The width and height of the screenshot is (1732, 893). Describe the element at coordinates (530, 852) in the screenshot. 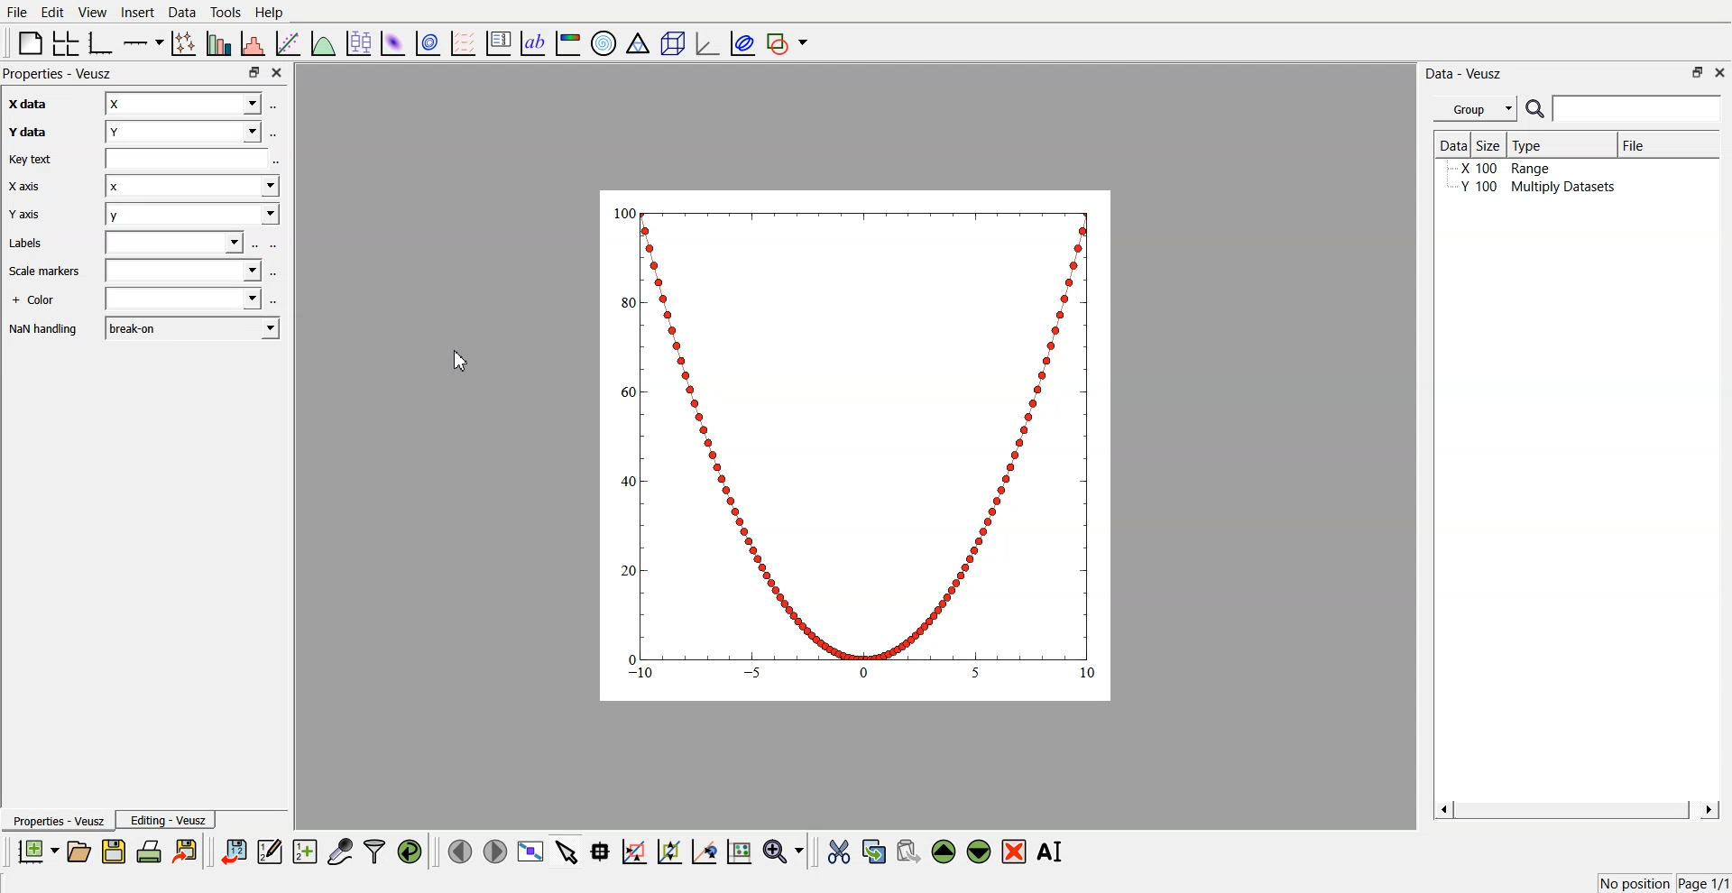

I see `view plot full screen` at that location.